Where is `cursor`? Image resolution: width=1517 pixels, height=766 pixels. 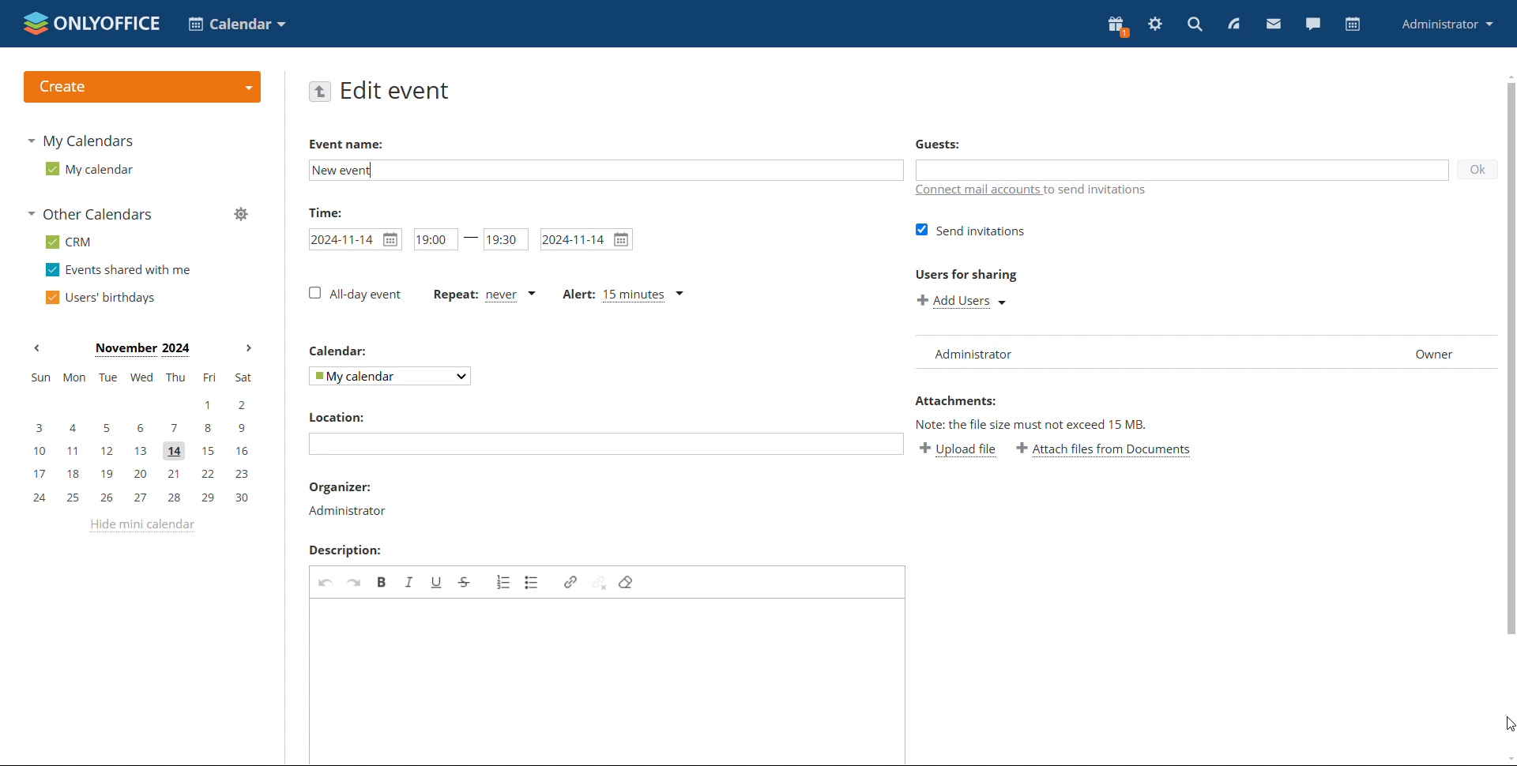
cursor is located at coordinates (1508, 724).